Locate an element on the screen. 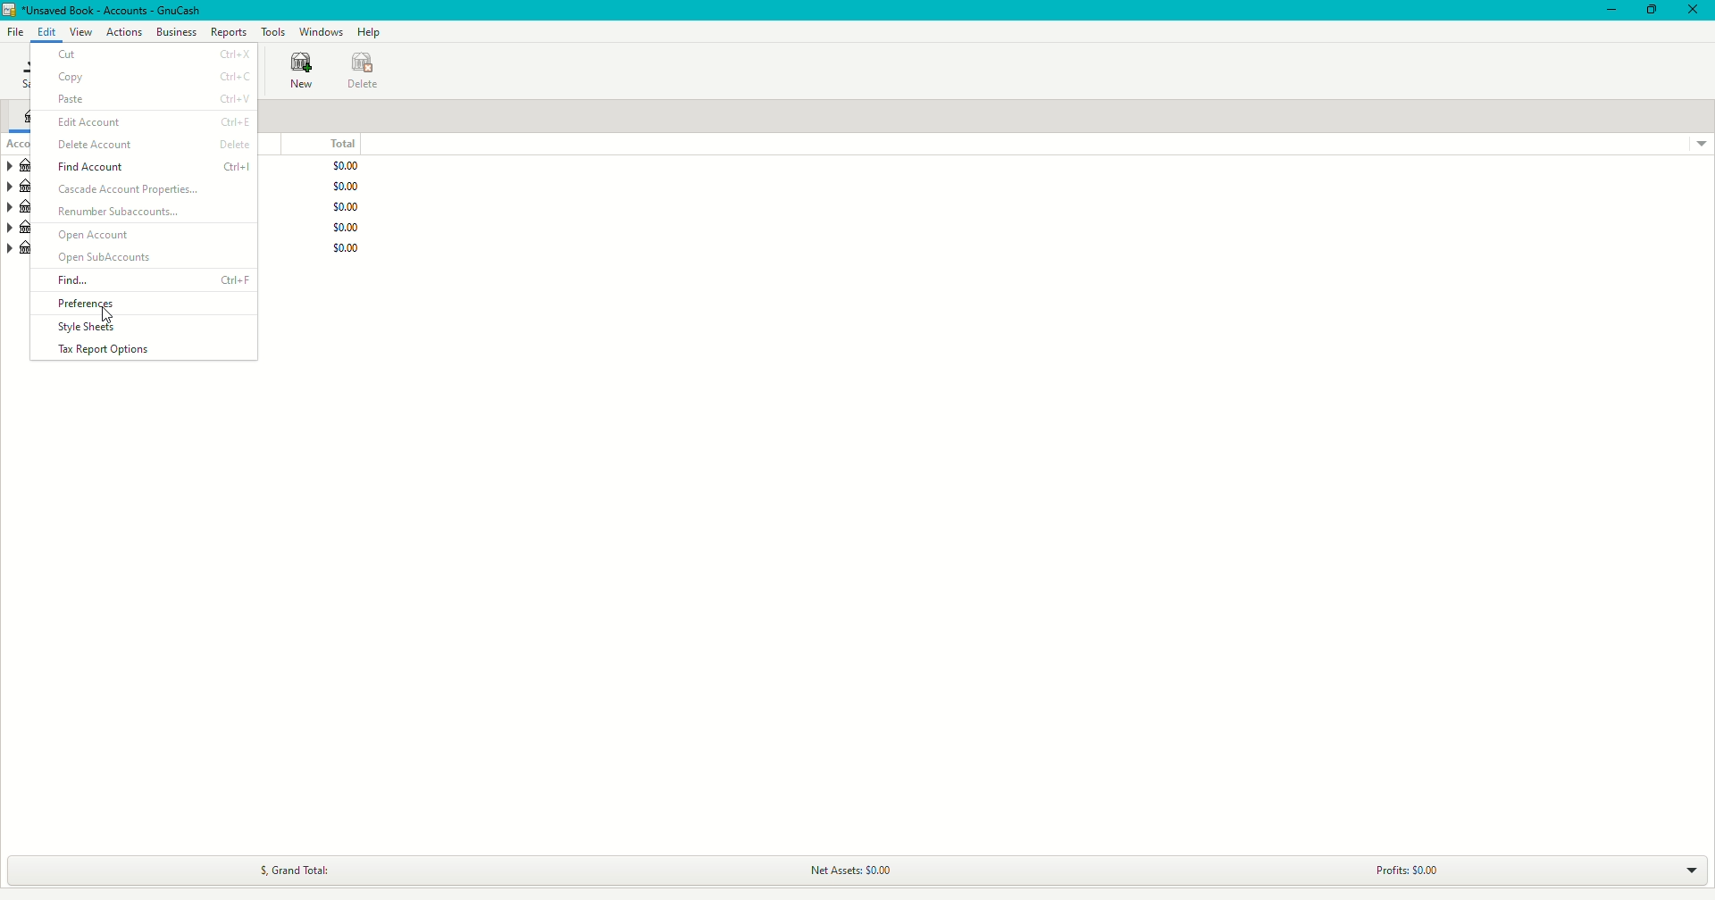  Restore is located at coordinates (1652, 11).